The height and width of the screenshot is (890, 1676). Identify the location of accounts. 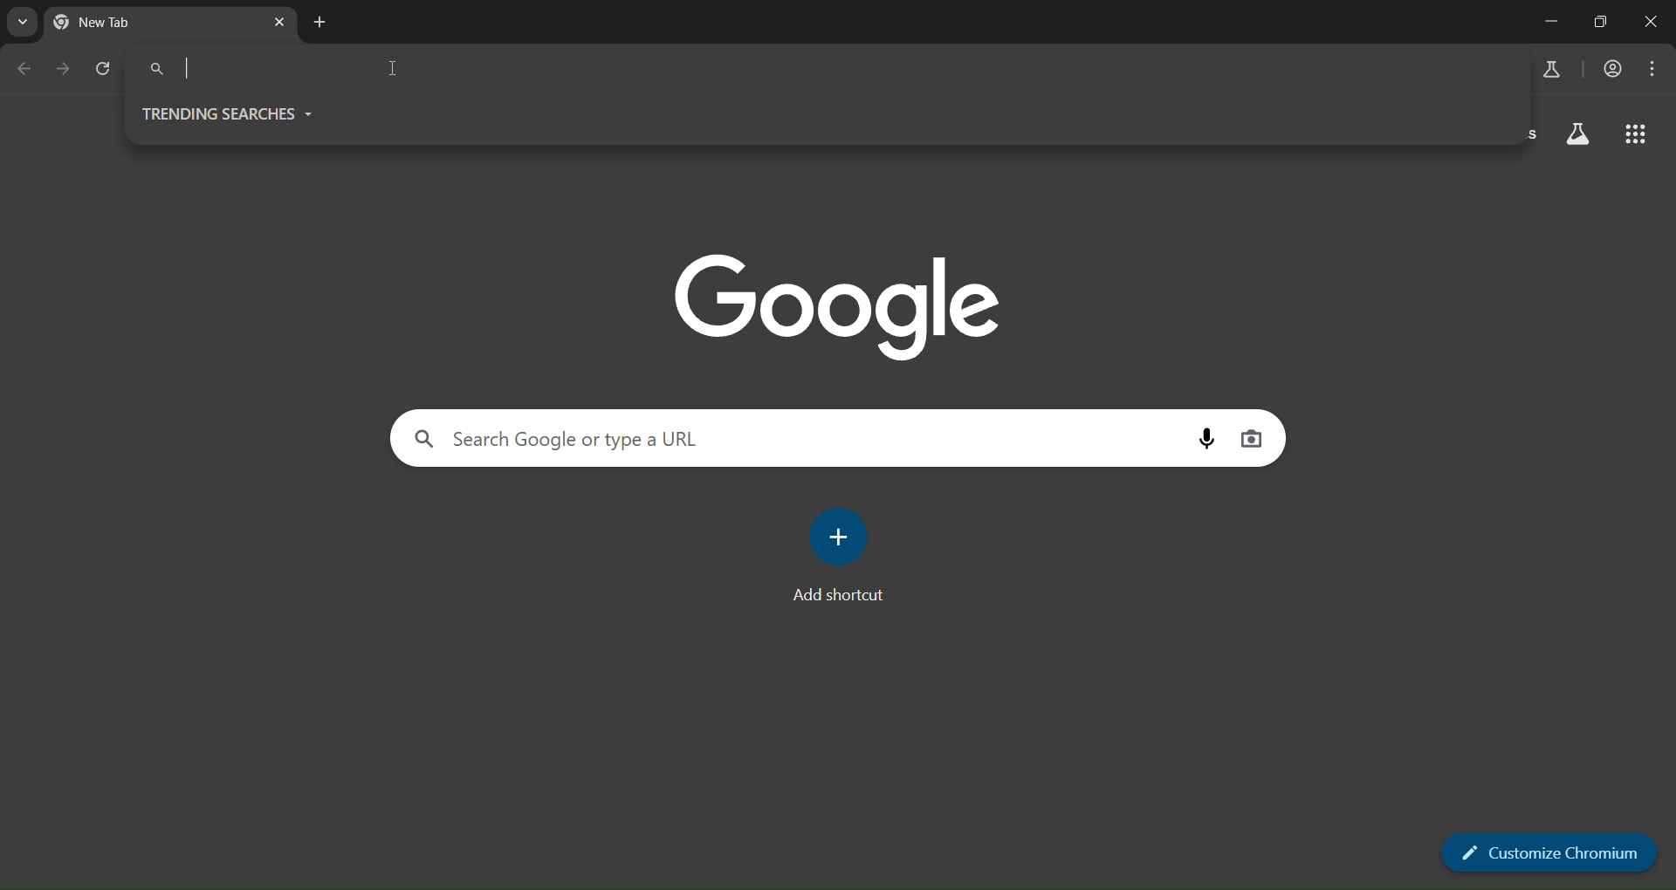
(1611, 69).